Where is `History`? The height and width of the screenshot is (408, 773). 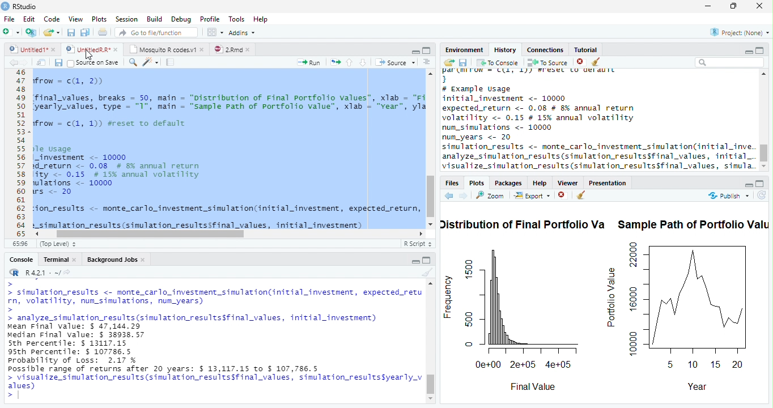
History is located at coordinates (599, 121).